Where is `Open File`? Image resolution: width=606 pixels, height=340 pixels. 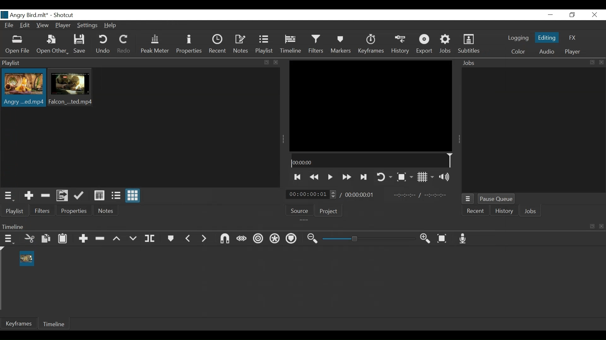
Open File is located at coordinates (17, 44).